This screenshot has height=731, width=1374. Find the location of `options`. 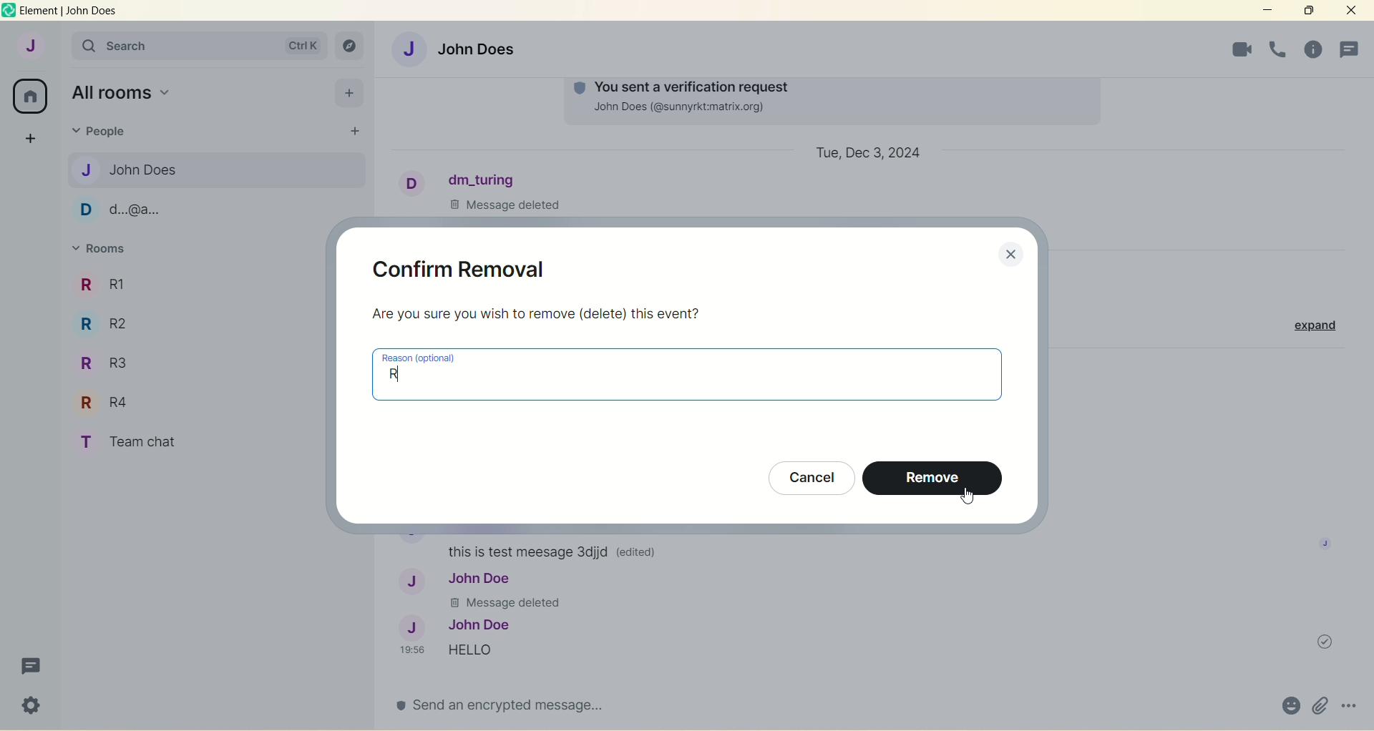

options is located at coordinates (1350, 705).